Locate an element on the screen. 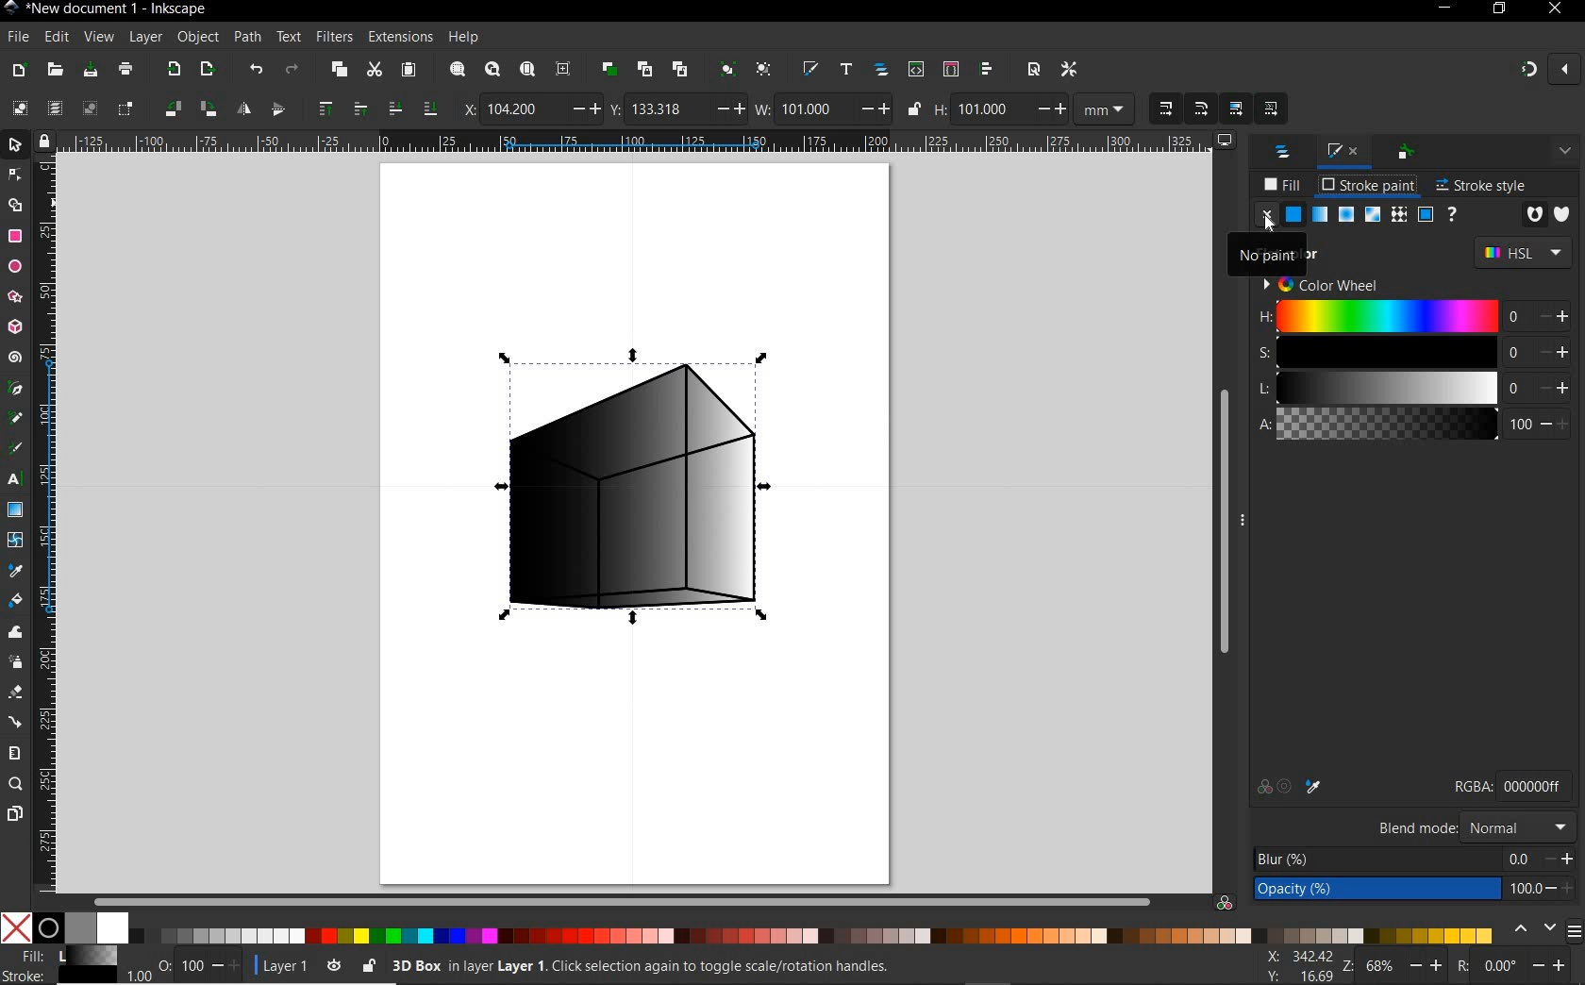 This screenshot has height=985, width=1585. STAR TOOL is located at coordinates (16, 297).